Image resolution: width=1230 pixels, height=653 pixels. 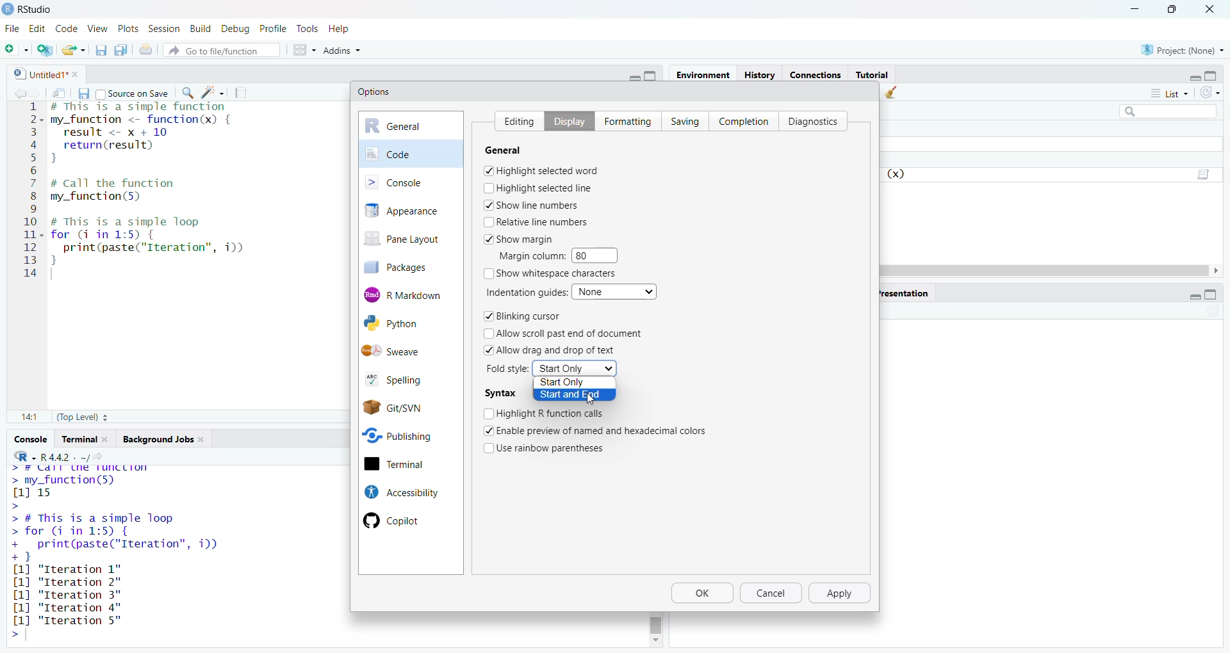 I want to click on open an existing file, so click(x=74, y=49).